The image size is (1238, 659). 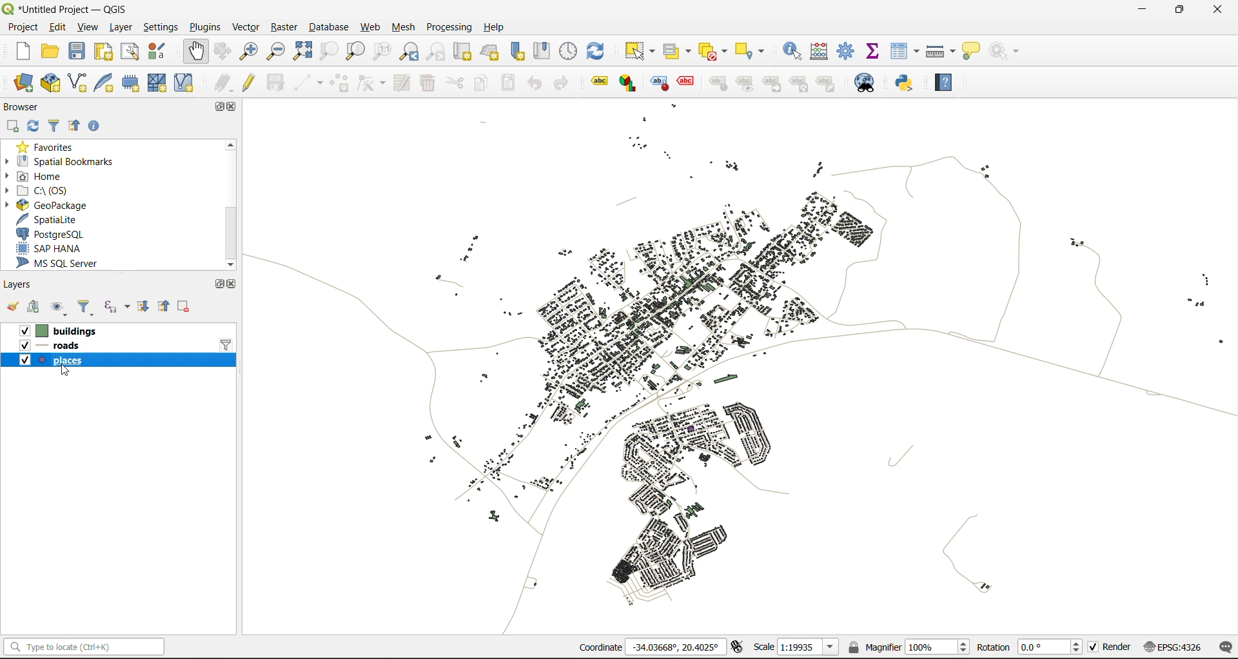 What do you see at coordinates (232, 286) in the screenshot?
I see `close` at bounding box center [232, 286].